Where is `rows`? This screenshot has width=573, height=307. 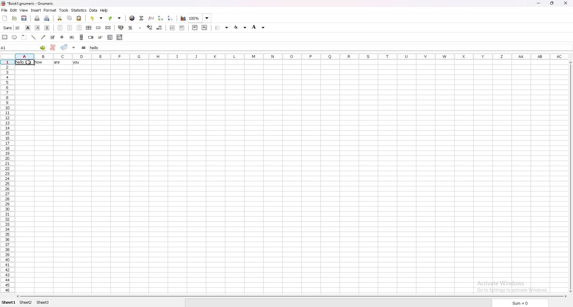 rows is located at coordinates (7, 176).